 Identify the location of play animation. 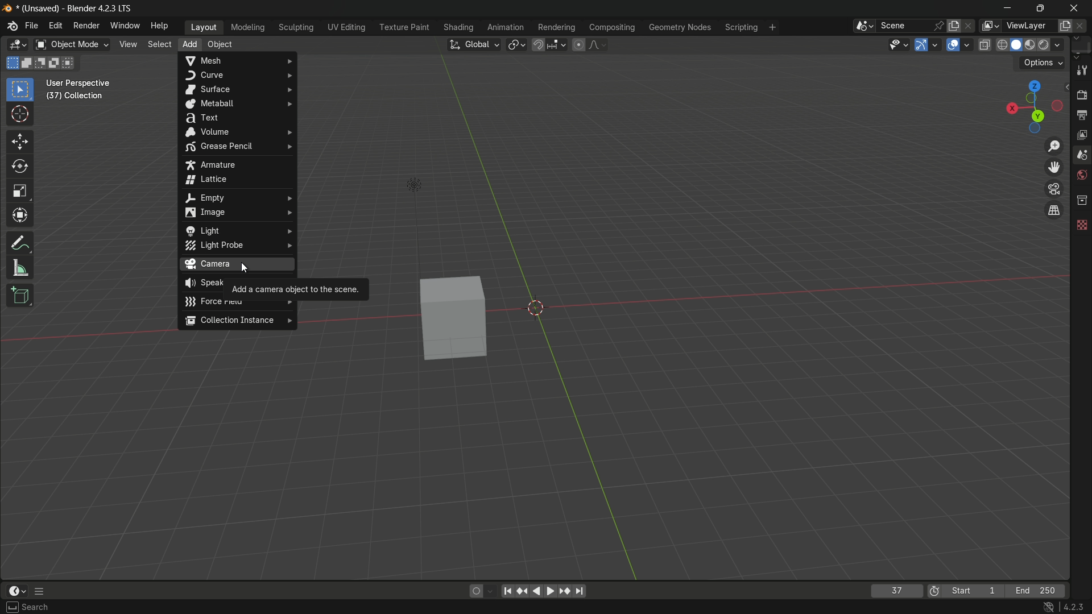
(530, 591).